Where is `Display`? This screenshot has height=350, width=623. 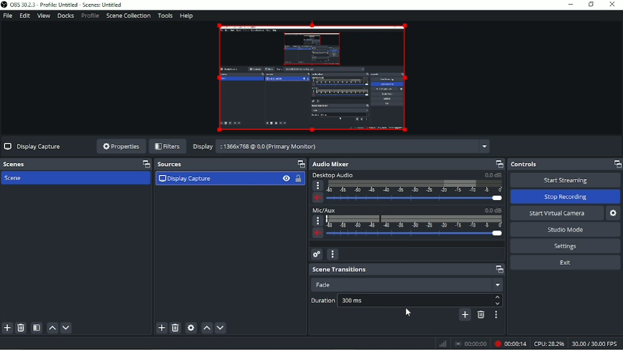
Display is located at coordinates (337, 146).